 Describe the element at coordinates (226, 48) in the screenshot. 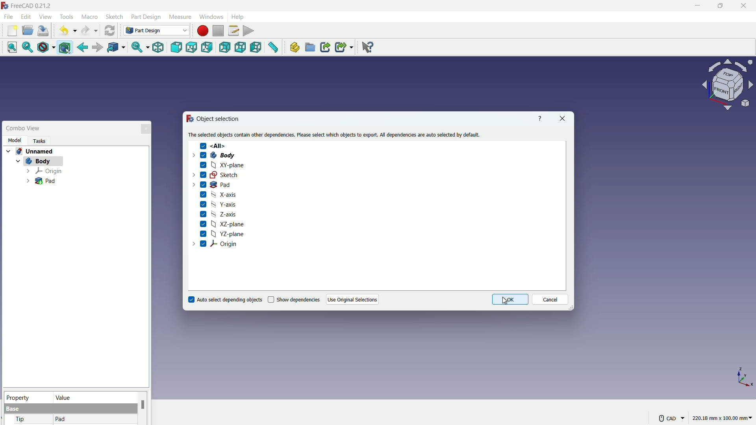

I see `back view` at that location.